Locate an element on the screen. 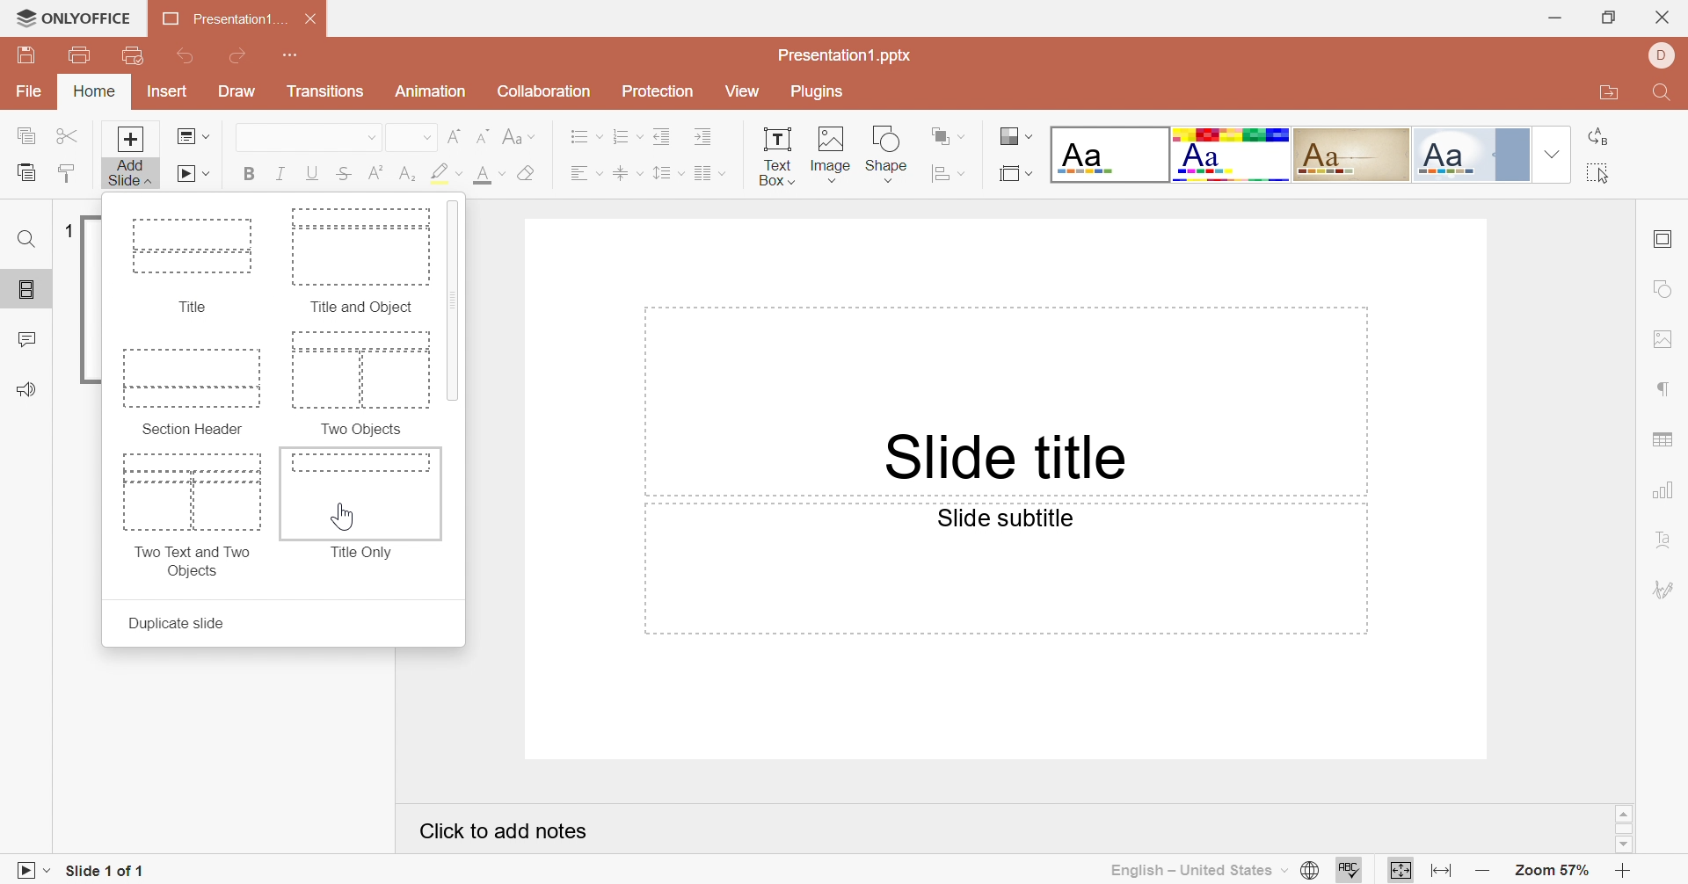  Italic is located at coordinates (282, 171).